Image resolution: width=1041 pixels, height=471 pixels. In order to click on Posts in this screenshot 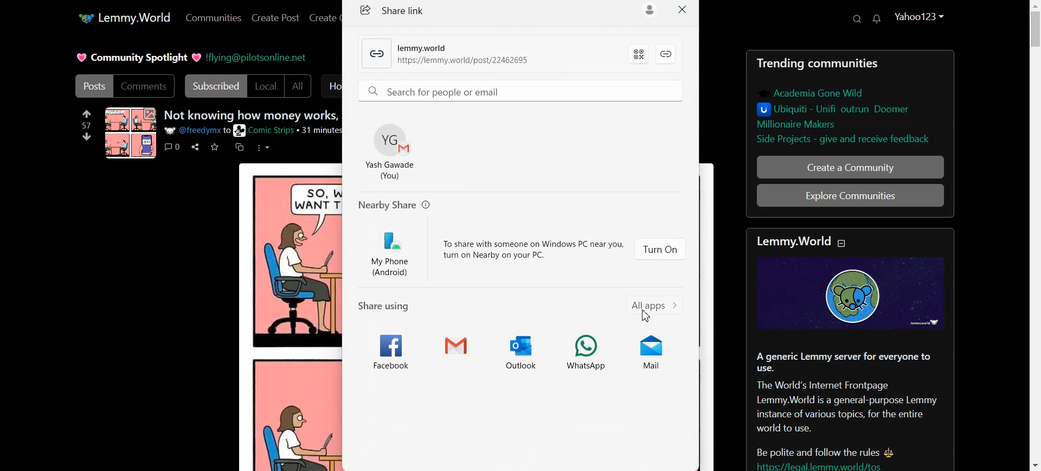, I will do `click(92, 86)`.